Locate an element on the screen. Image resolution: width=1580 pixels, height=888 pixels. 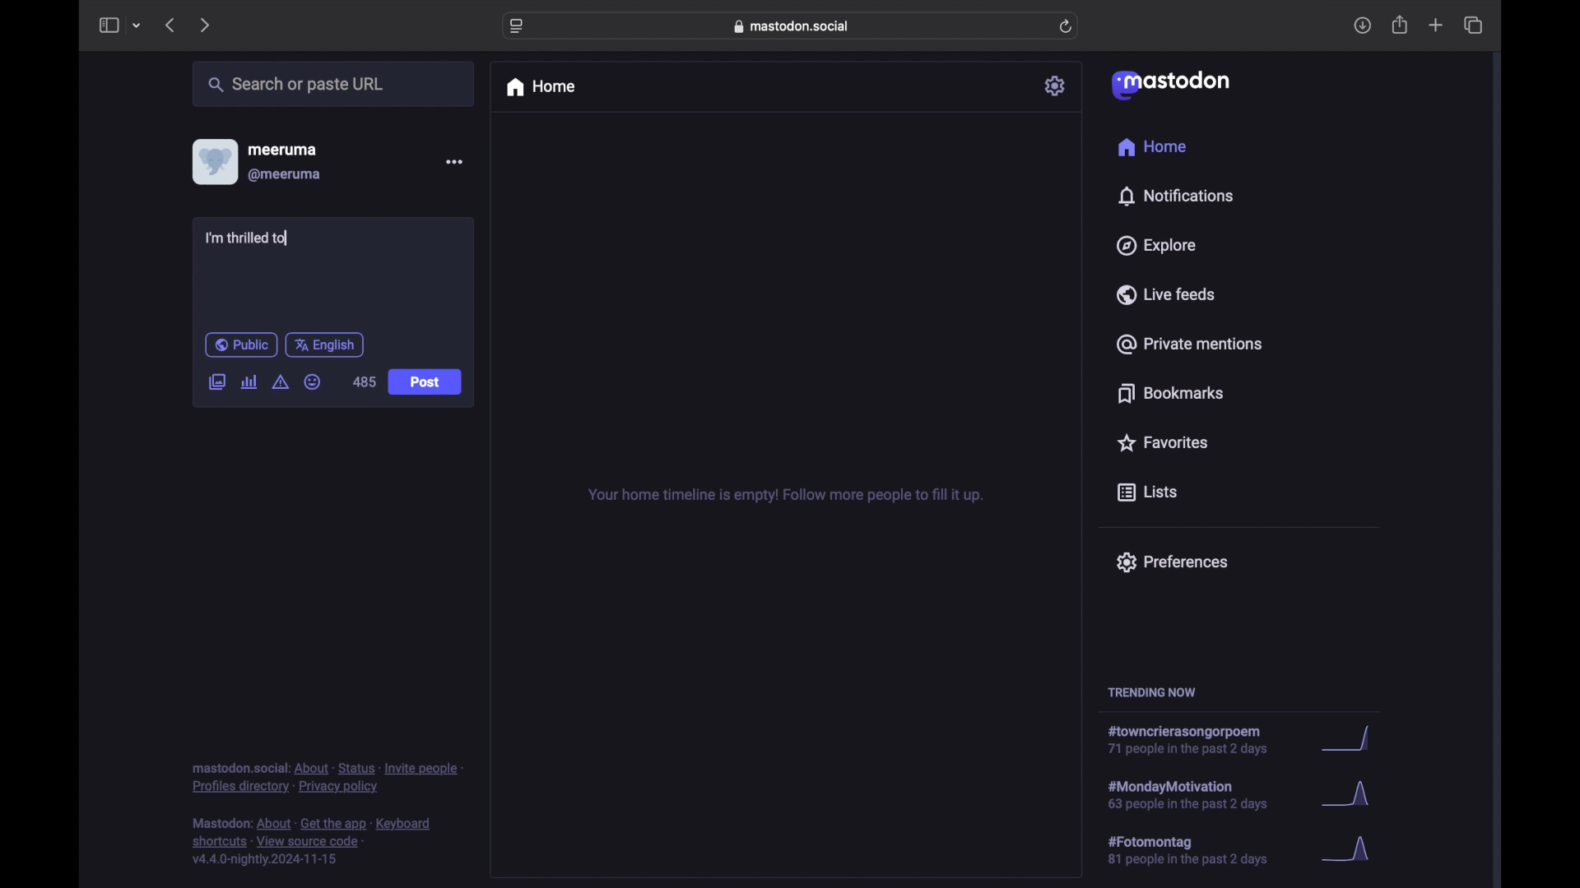
bookmarks is located at coordinates (1173, 393).